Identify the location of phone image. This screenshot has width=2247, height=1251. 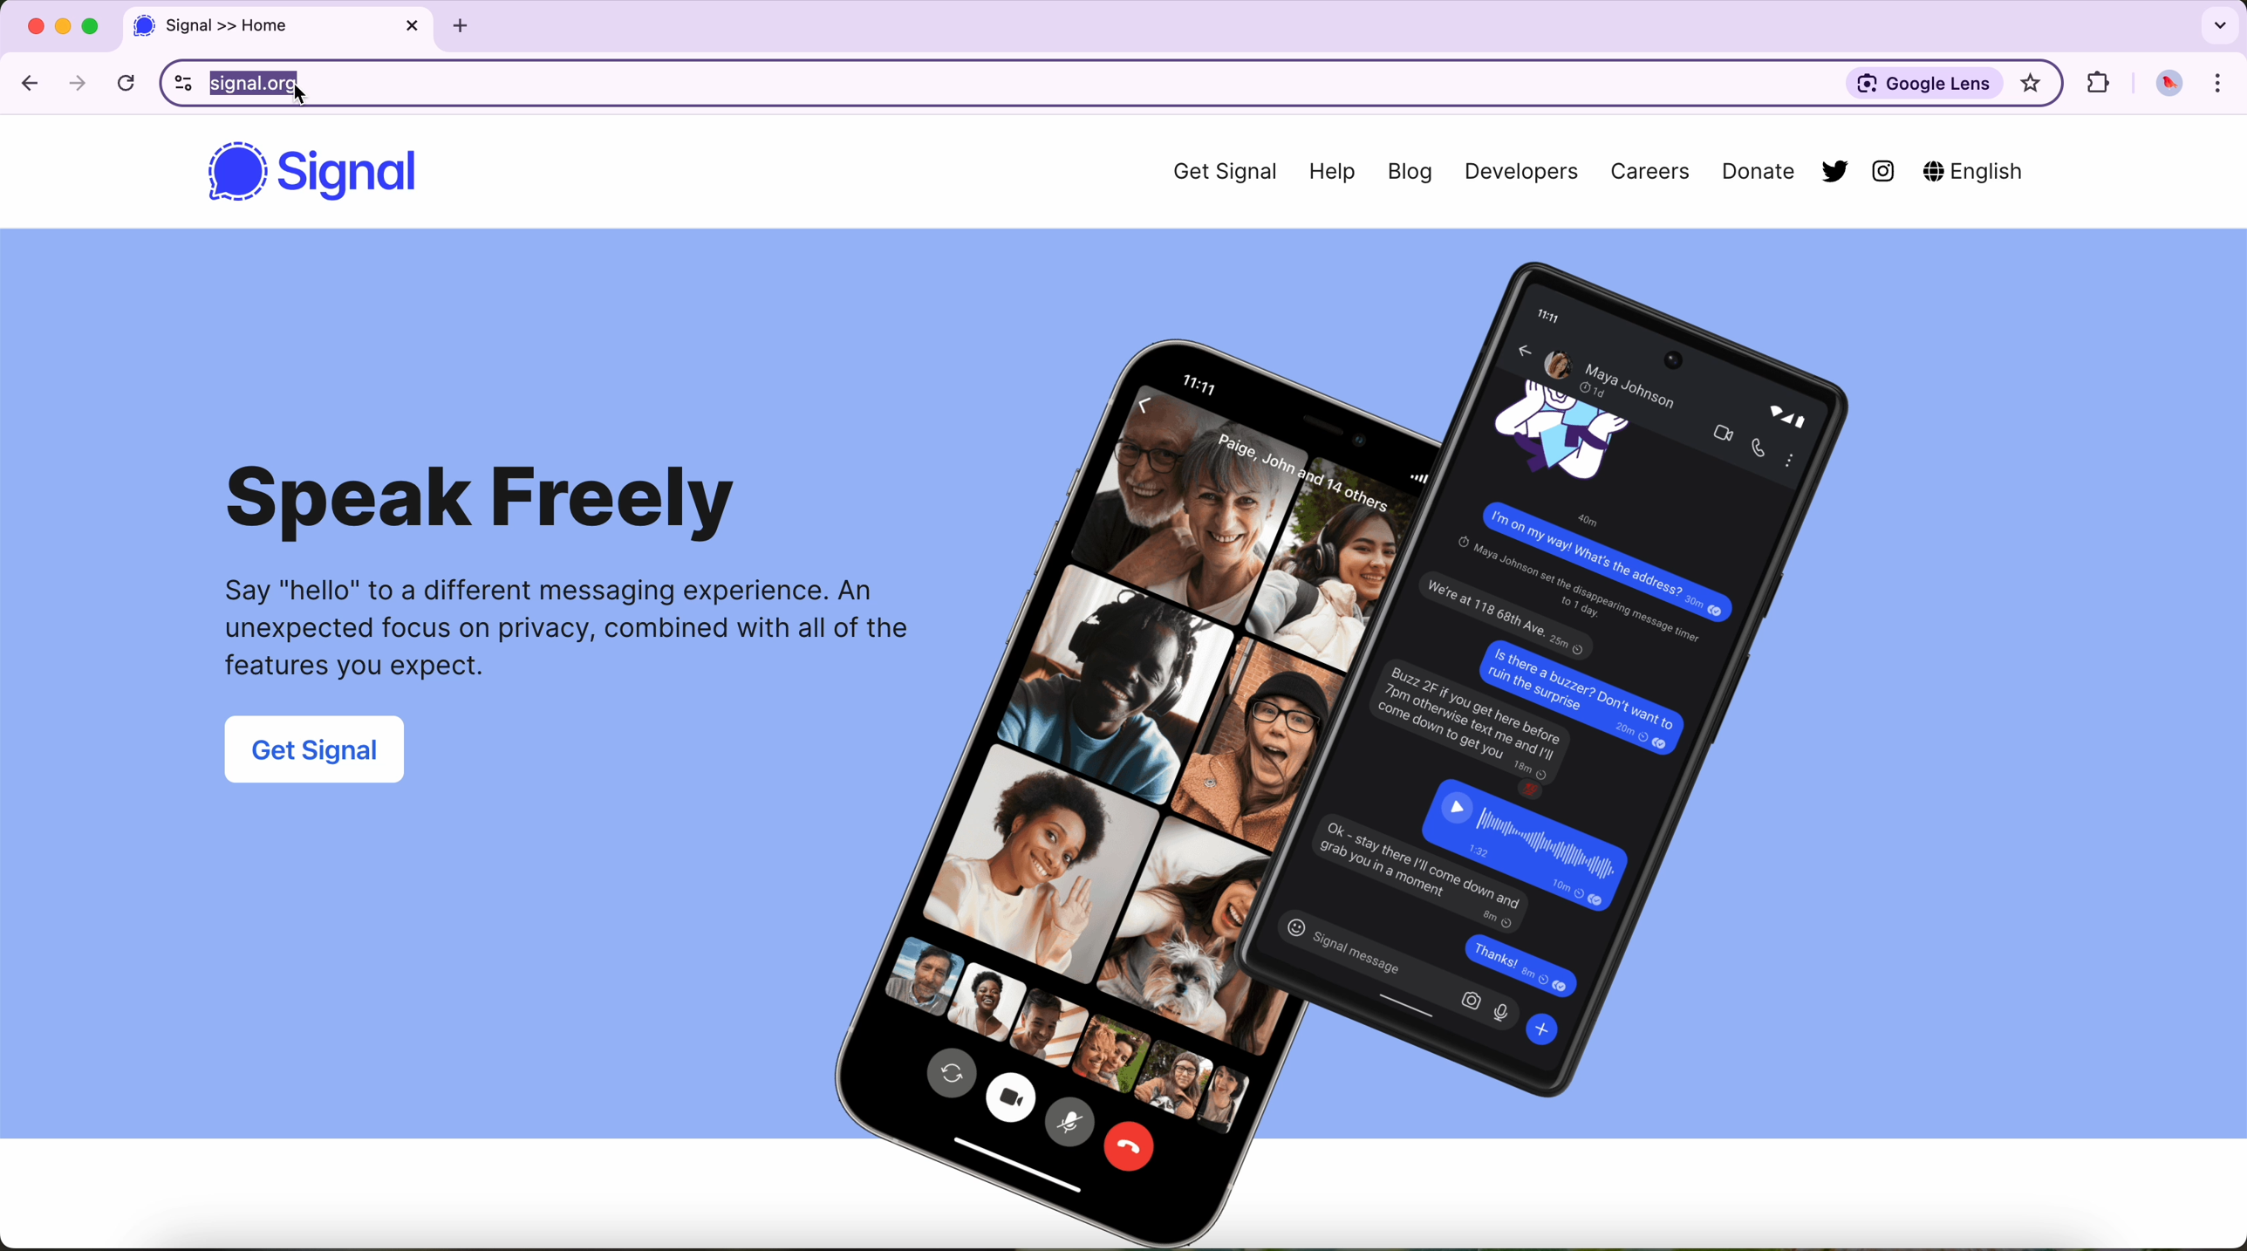
(1406, 747).